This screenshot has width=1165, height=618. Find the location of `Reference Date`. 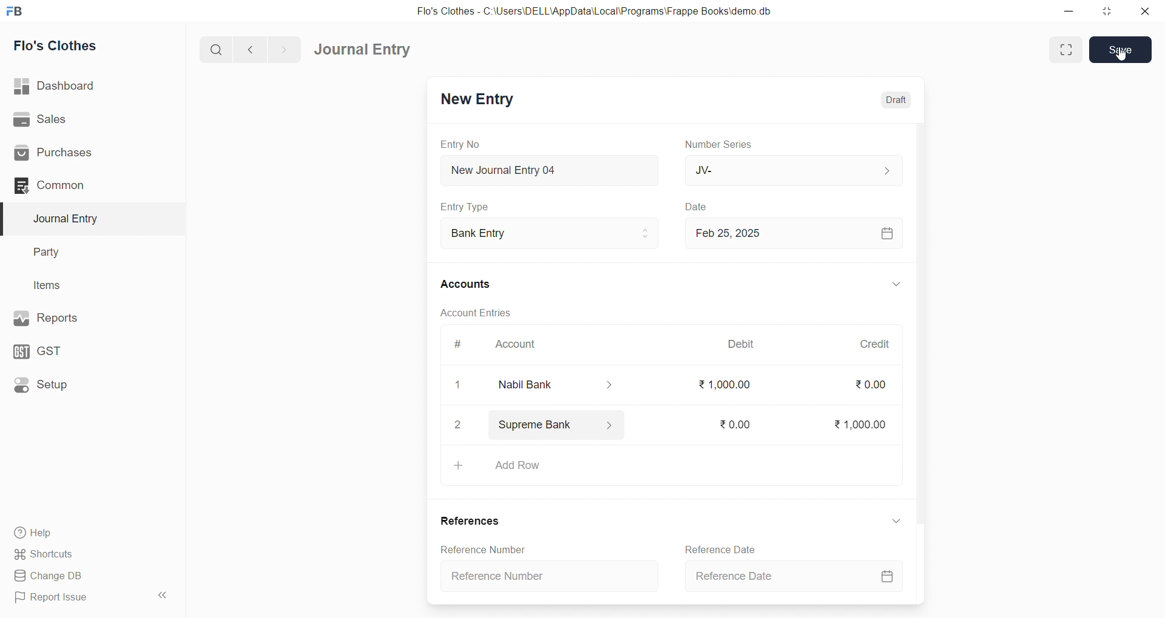

Reference Date is located at coordinates (724, 550).